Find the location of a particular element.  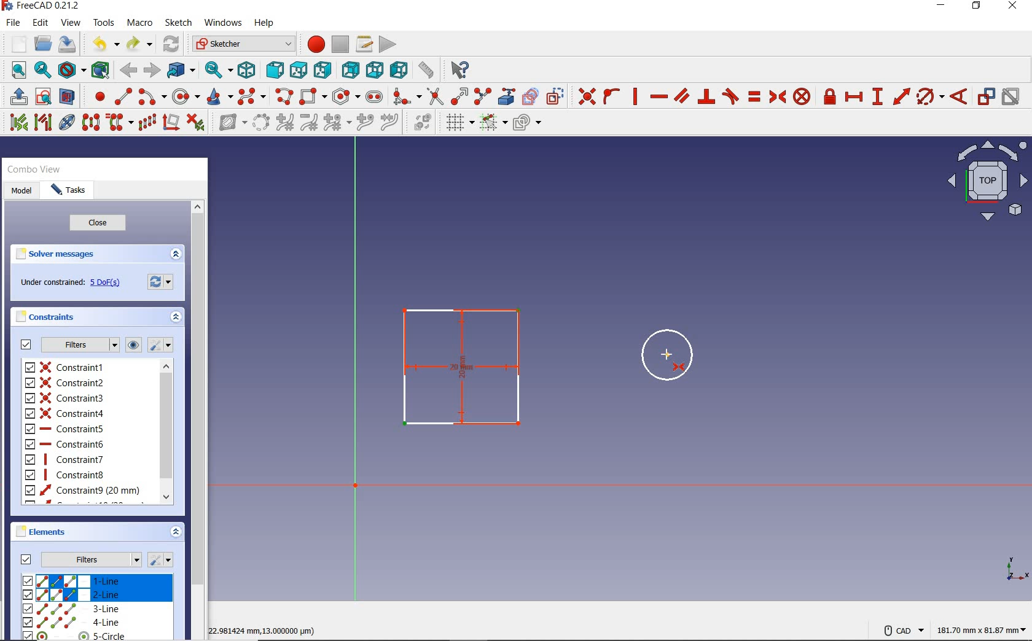

toggle grid is located at coordinates (457, 123).